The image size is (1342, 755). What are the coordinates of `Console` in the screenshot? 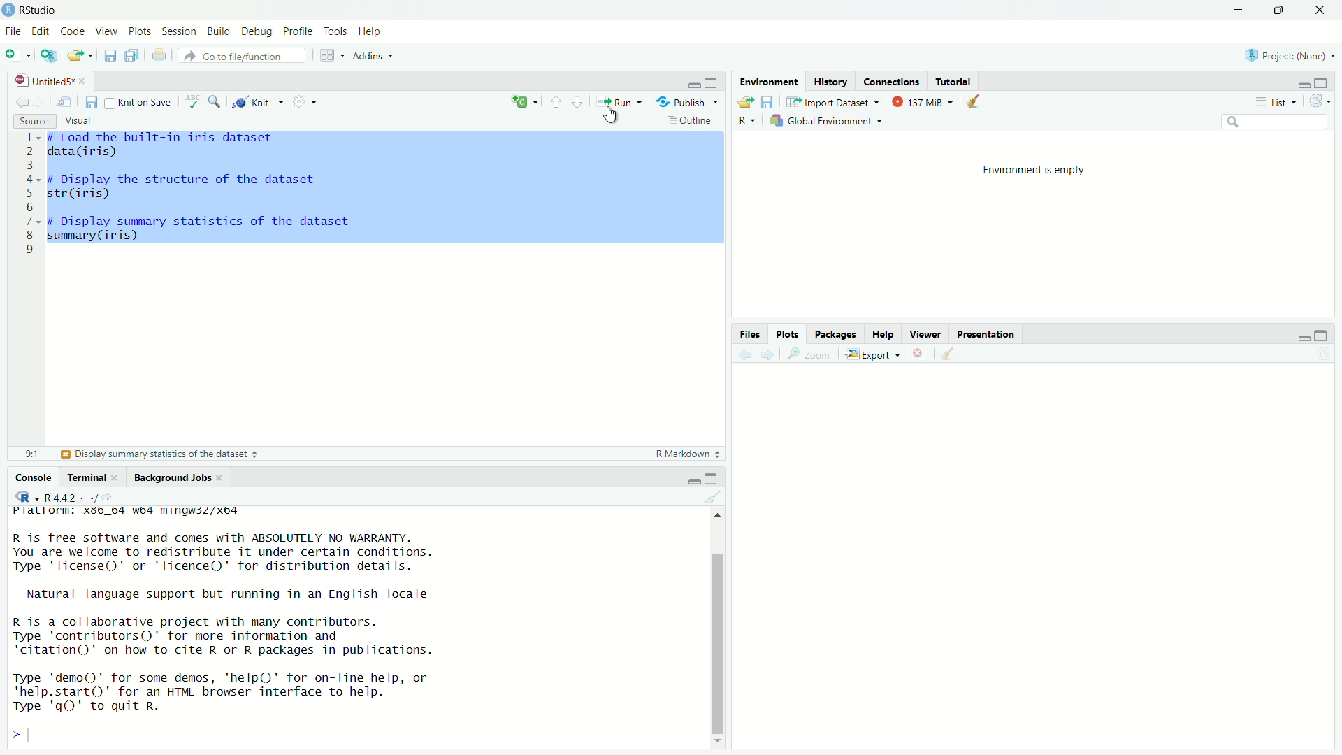 It's located at (32, 477).